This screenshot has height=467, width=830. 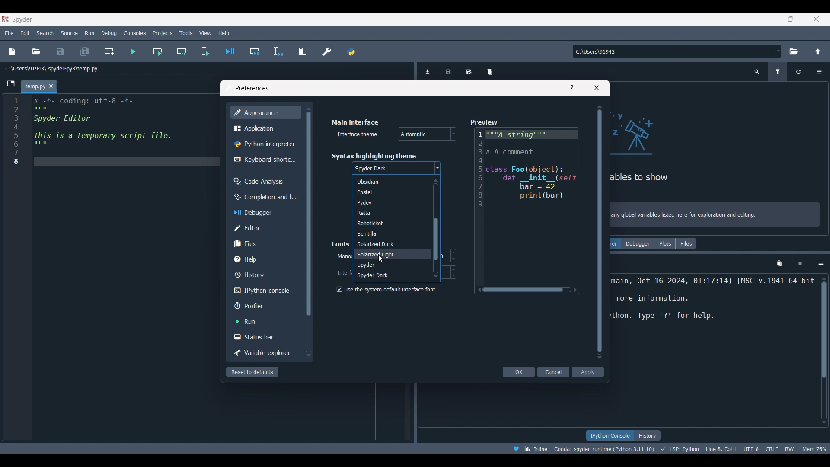 What do you see at coordinates (186, 33) in the screenshot?
I see `Tools menu` at bounding box center [186, 33].